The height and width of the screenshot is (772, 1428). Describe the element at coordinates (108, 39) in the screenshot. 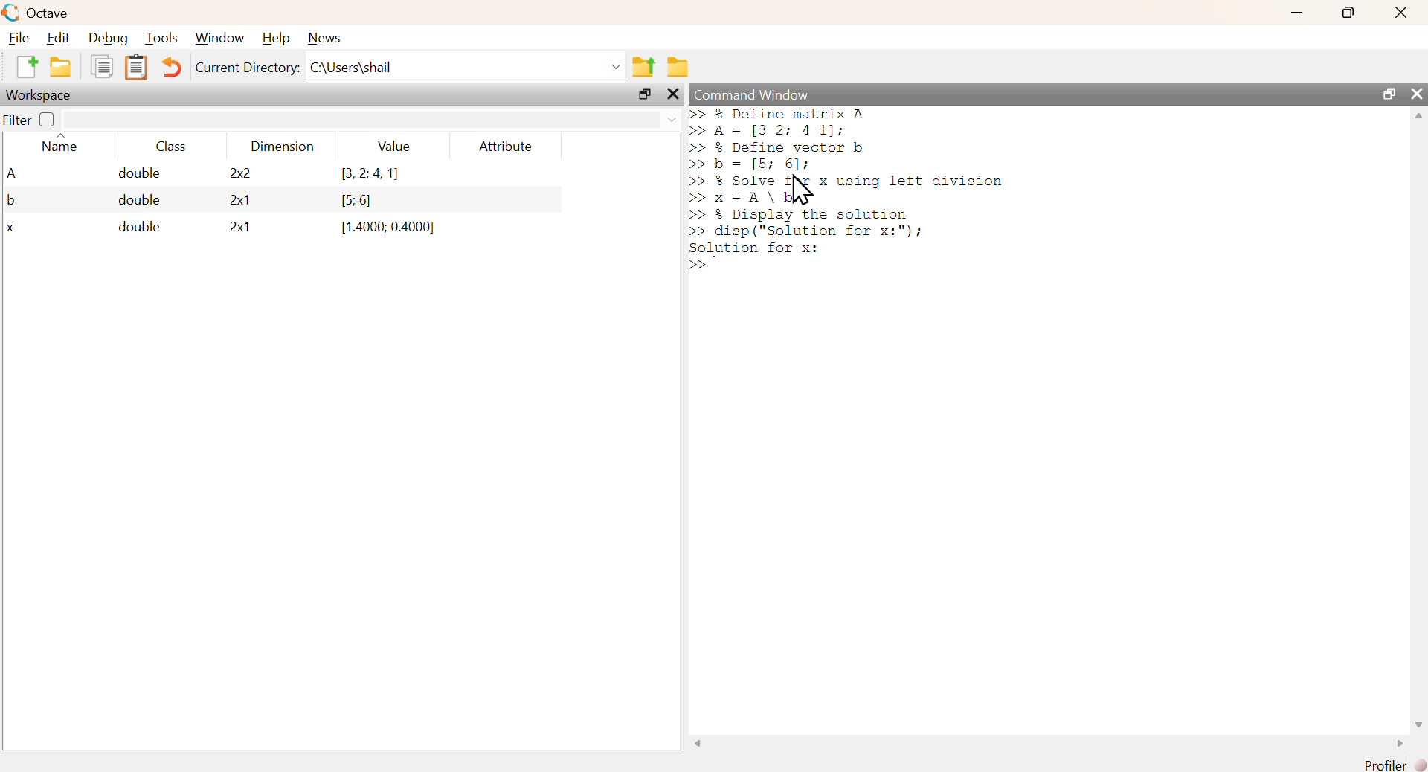

I see `debug` at that location.